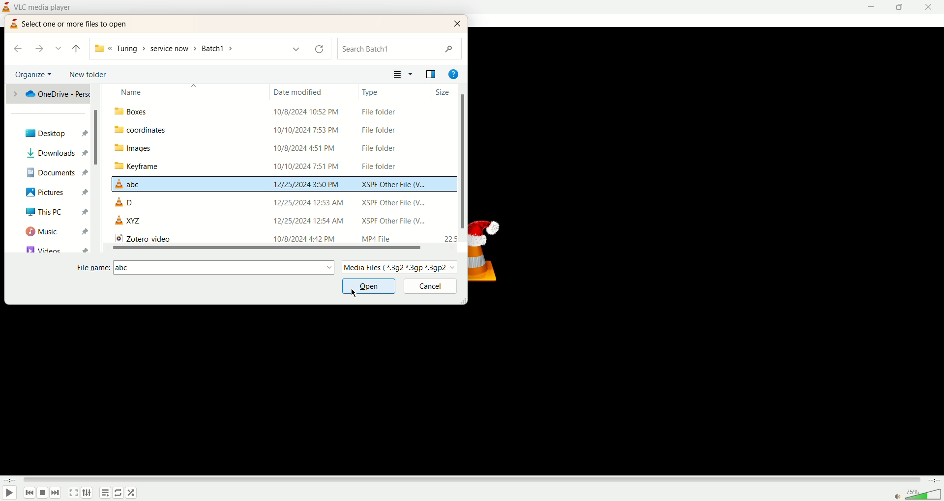  I want to click on stop, so click(43, 493).